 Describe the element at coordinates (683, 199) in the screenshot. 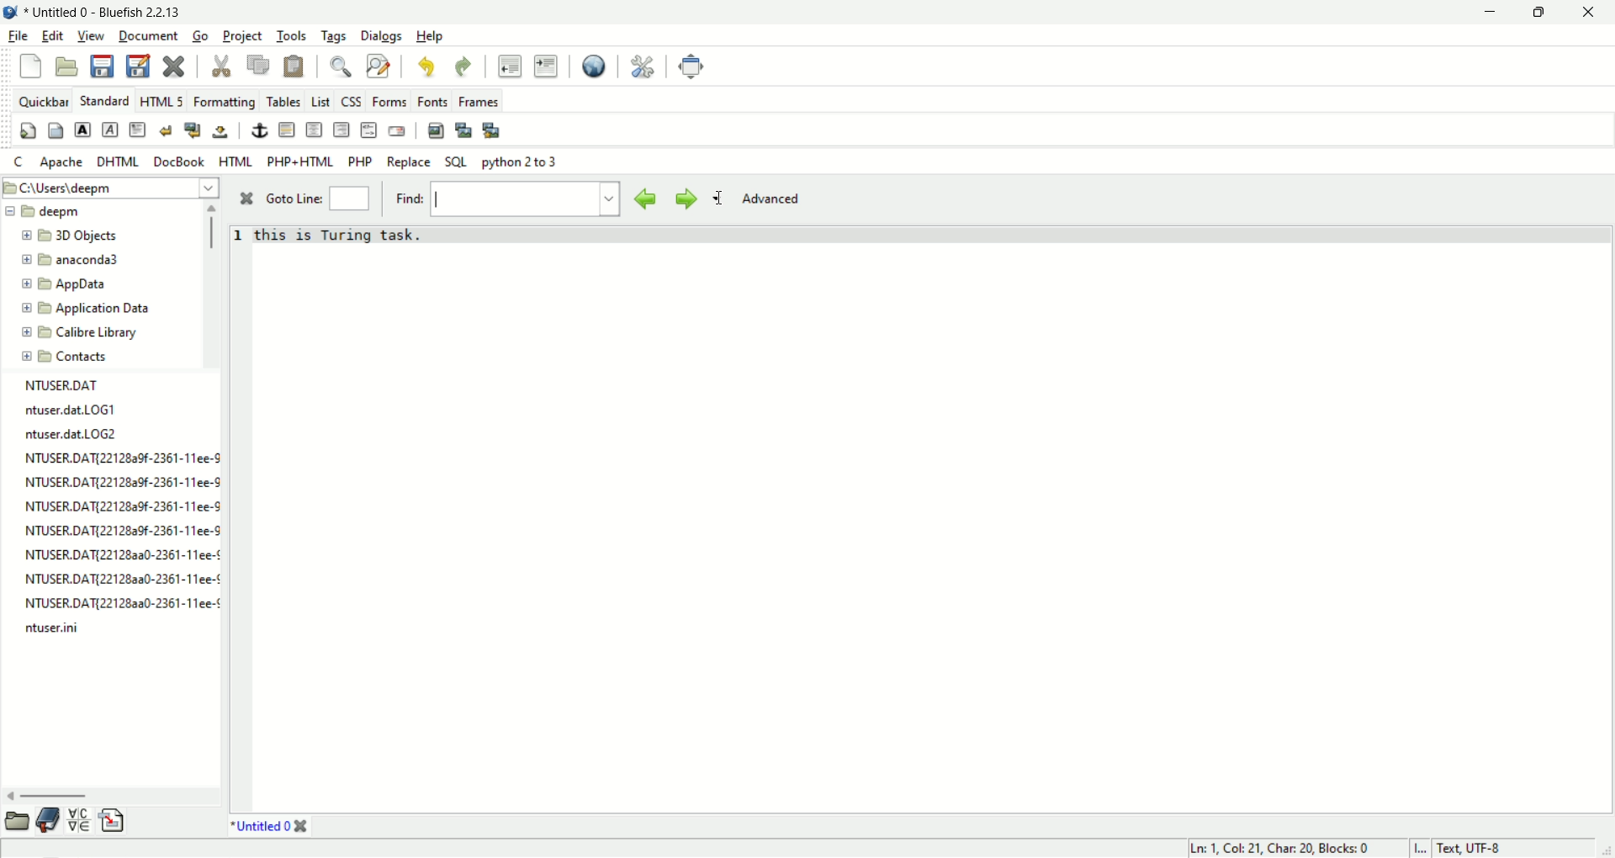

I see `find next` at that location.